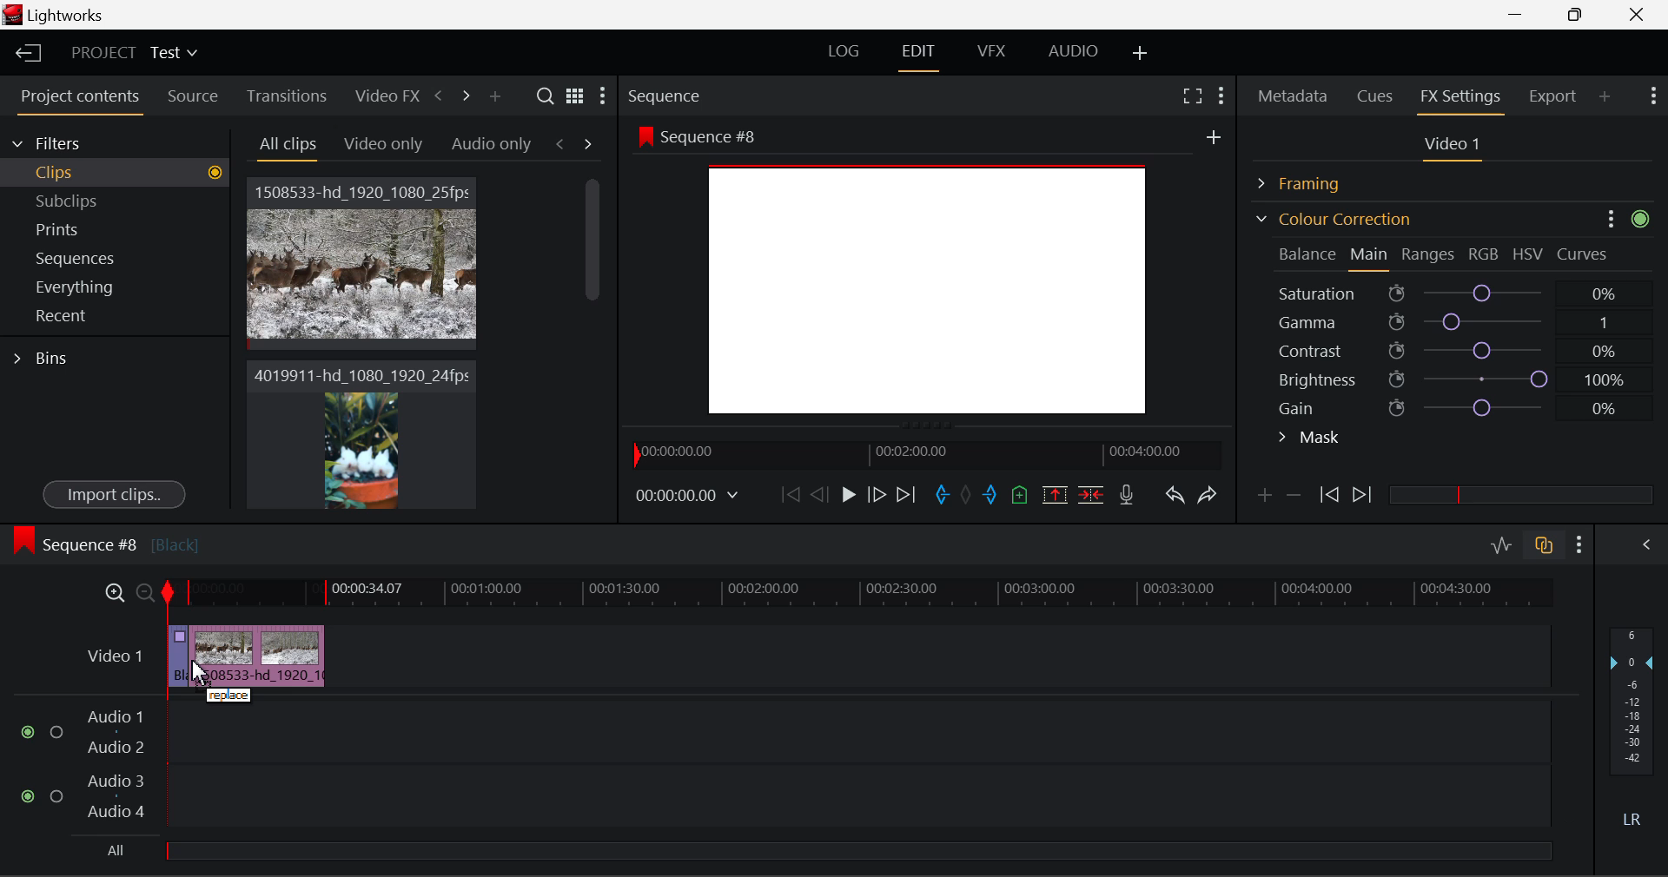 The image size is (1668, 877). I want to click on Project Timeline Navigator, so click(924, 454).